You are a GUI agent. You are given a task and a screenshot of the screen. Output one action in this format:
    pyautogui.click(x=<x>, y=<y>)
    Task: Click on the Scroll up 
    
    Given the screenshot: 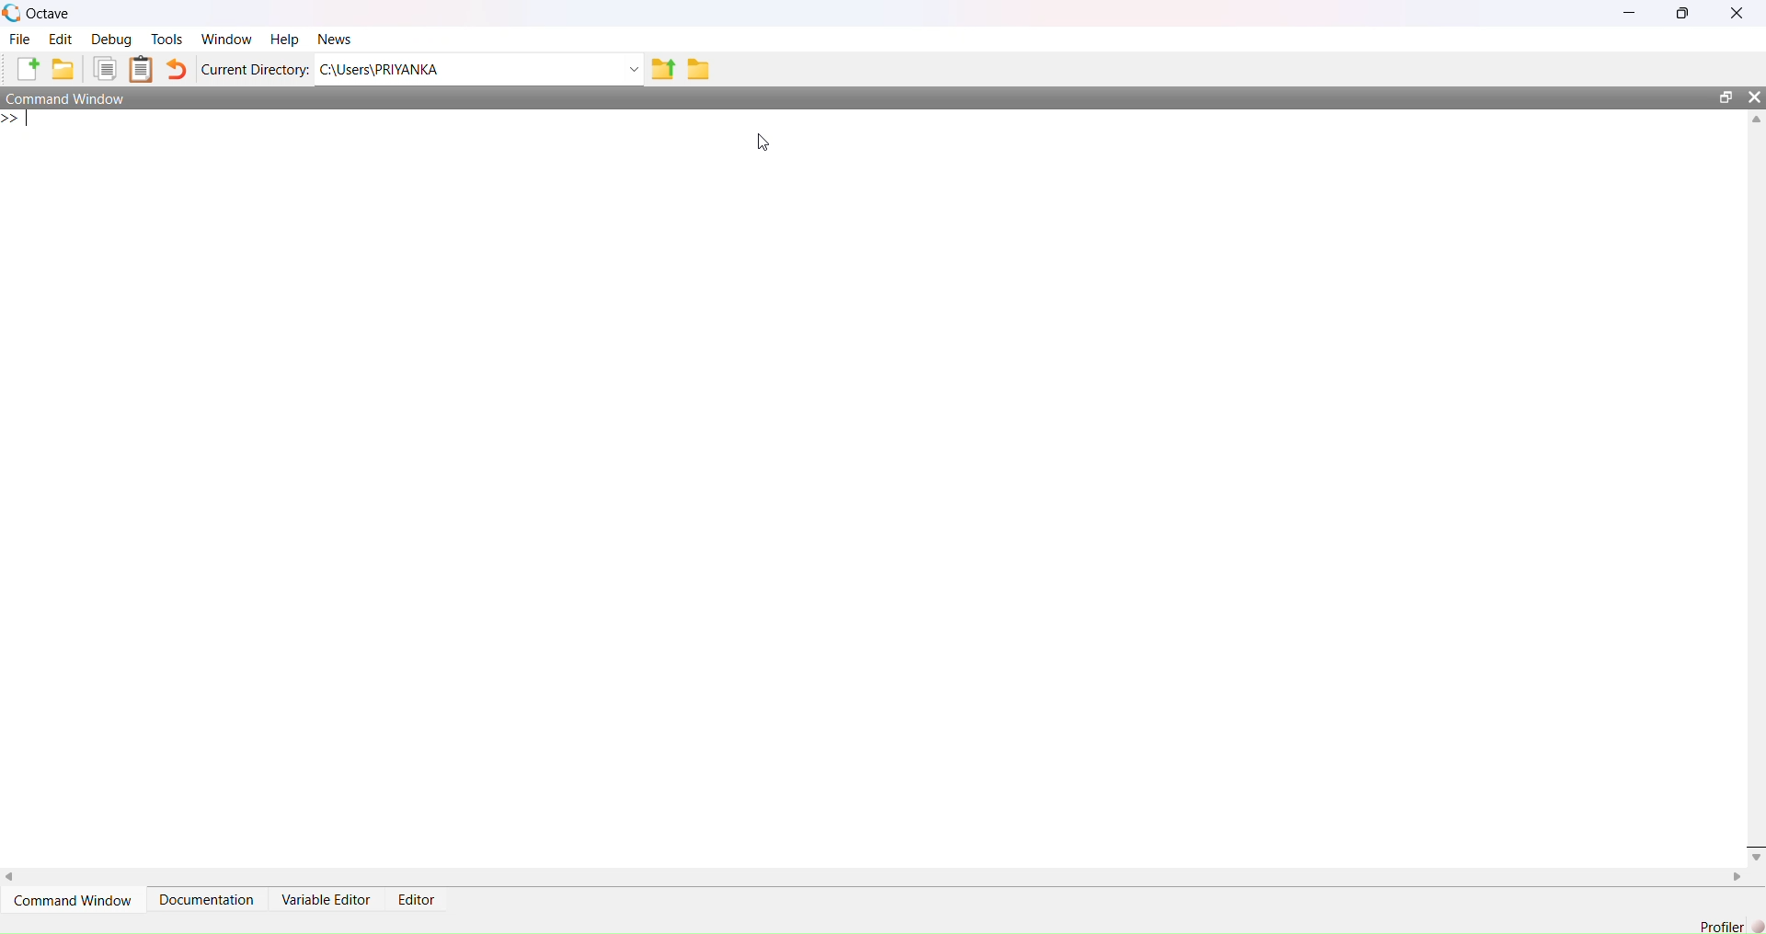 What is the action you would take?
    pyautogui.click(x=1755, y=122)
    